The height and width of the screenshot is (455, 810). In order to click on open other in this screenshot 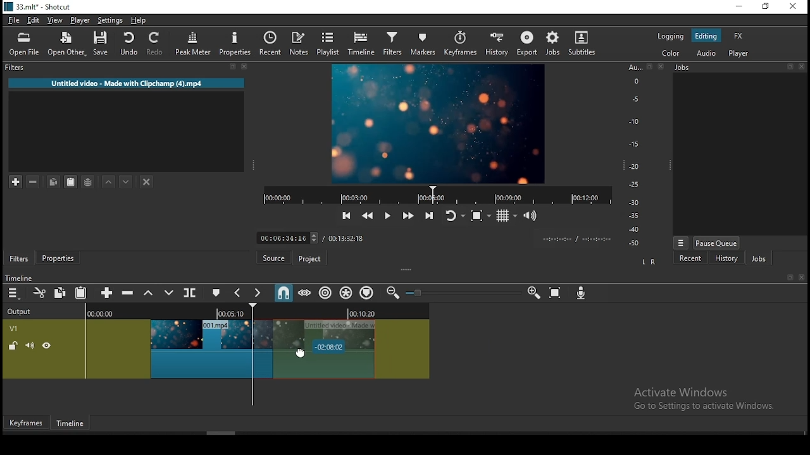, I will do `click(68, 47)`.